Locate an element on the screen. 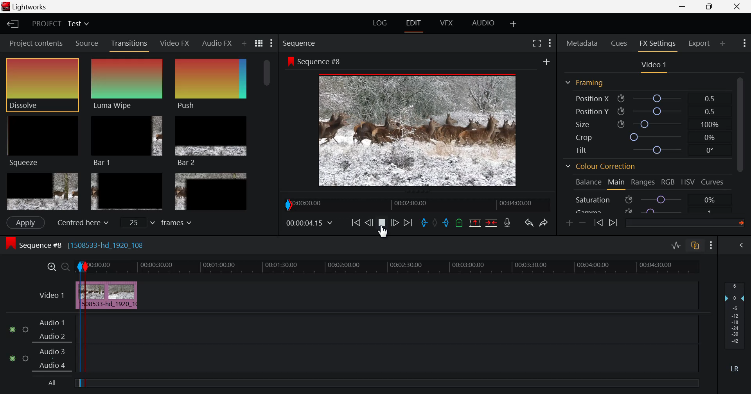 The width and height of the screenshot is (751, 394). Toggle audio levels is located at coordinates (676, 246).